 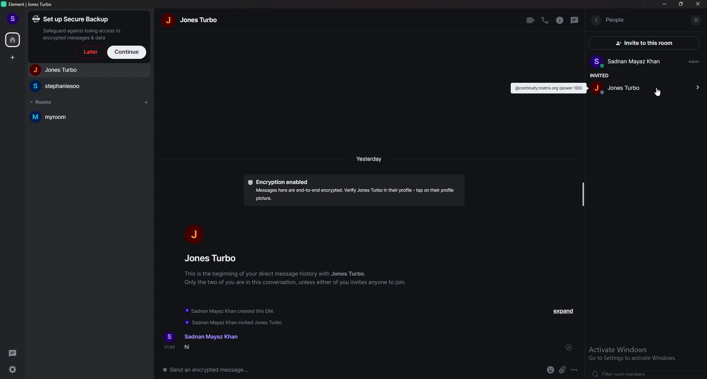 What do you see at coordinates (211, 369) in the screenshot?
I see `message box` at bounding box center [211, 369].